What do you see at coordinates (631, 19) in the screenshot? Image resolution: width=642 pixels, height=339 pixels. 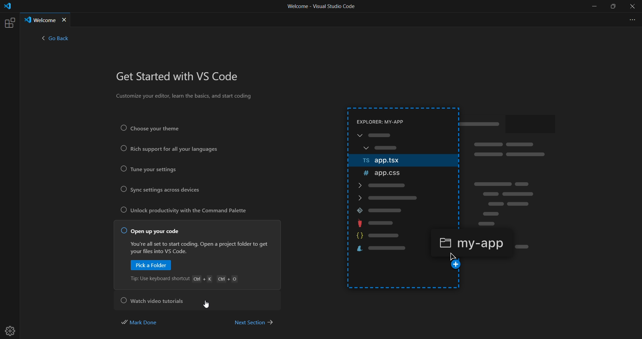 I see `more` at bounding box center [631, 19].